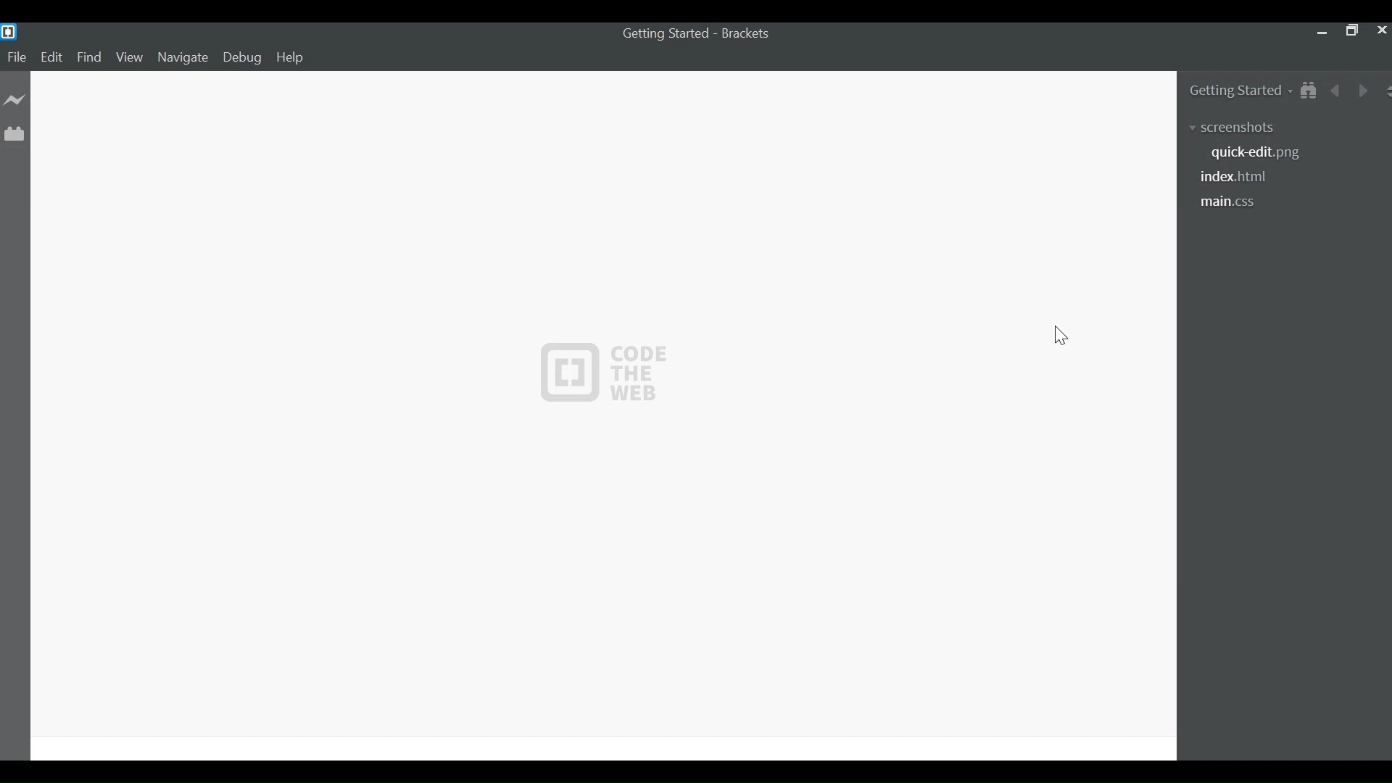 The height and width of the screenshot is (783, 1392). Describe the element at coordinates (1383, 89) in the screenshot. I see `Split the Editor Vertically or Horizontally` at that location.